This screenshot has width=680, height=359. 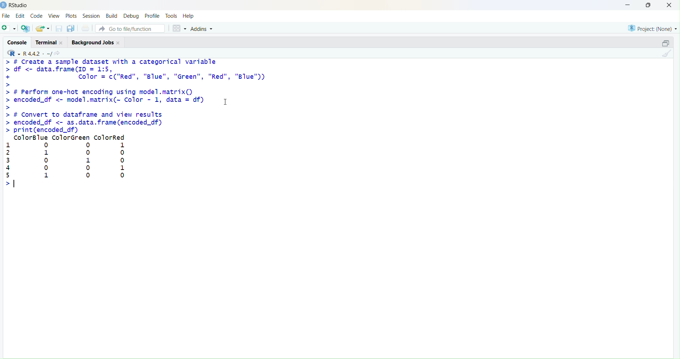 I want to click on minimise, so click(x=628, y=5).